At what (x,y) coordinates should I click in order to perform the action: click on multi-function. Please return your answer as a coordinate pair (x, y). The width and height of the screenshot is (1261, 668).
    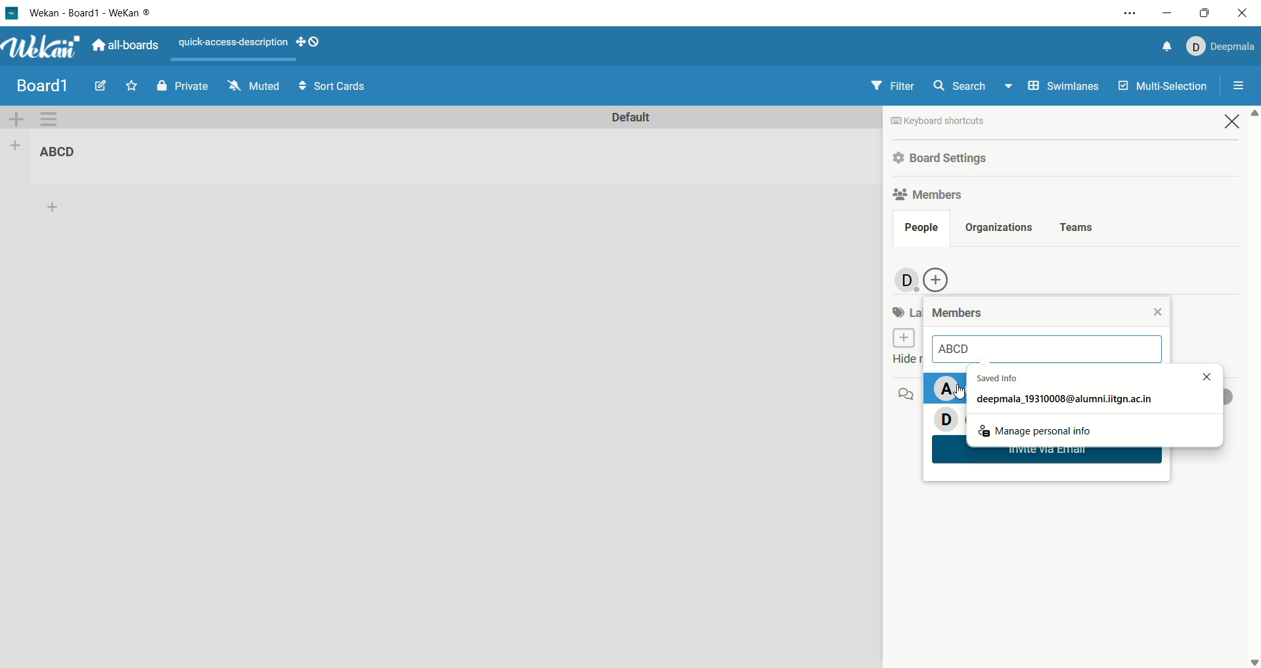
    Looking at the image, I should click on (1161, 89).